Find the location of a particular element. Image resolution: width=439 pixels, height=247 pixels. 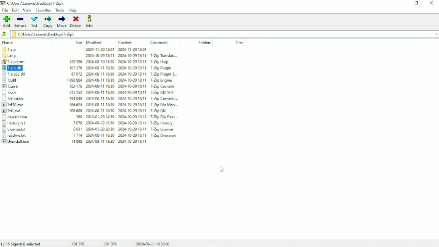

7z.sfx is located at coordinates (18, 93).